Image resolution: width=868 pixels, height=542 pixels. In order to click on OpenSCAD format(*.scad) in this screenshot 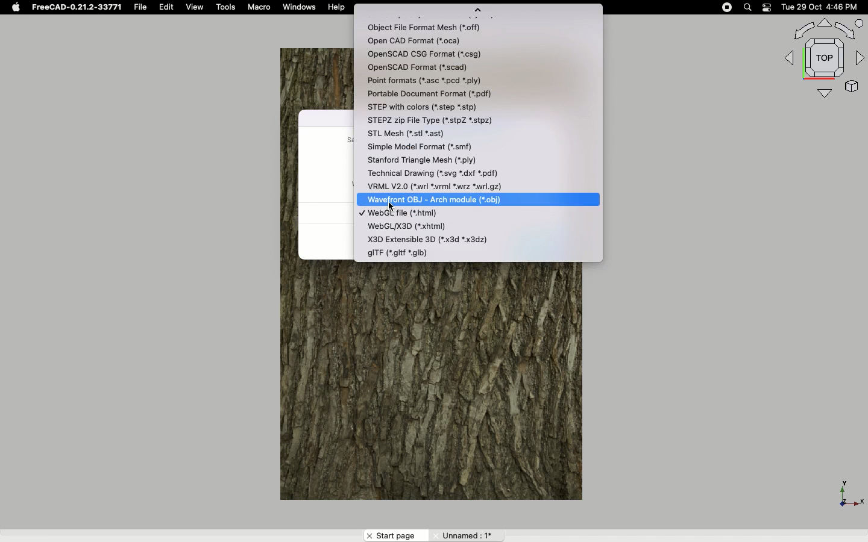, I will do `click(419, 67)`.